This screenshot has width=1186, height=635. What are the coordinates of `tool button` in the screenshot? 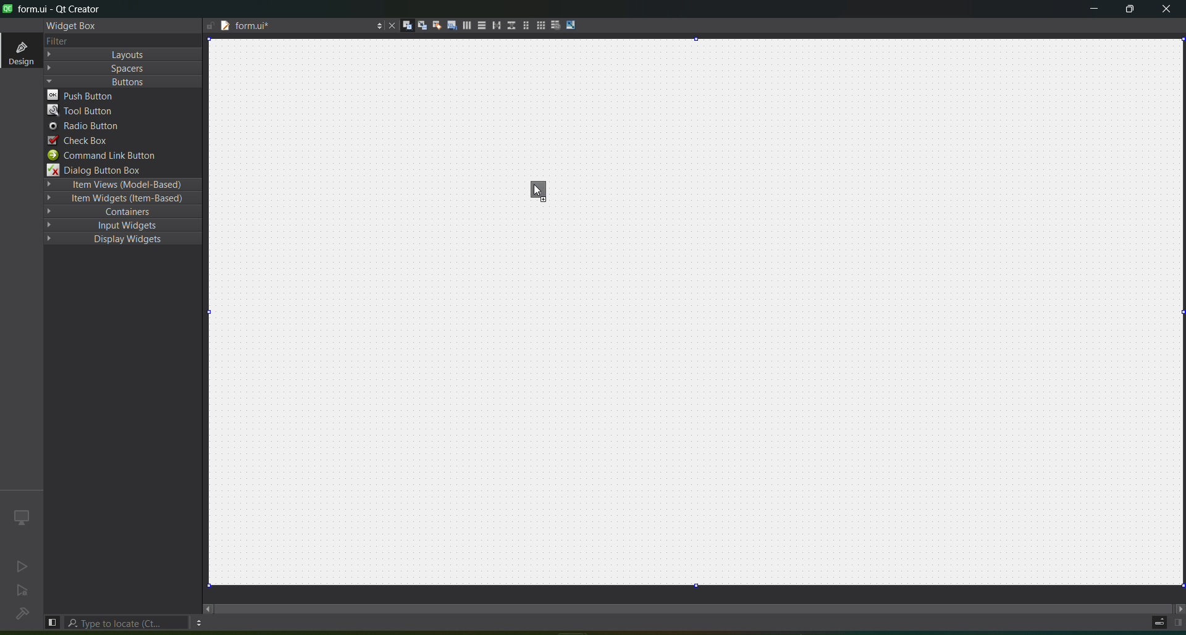 It's located at (123, 112).